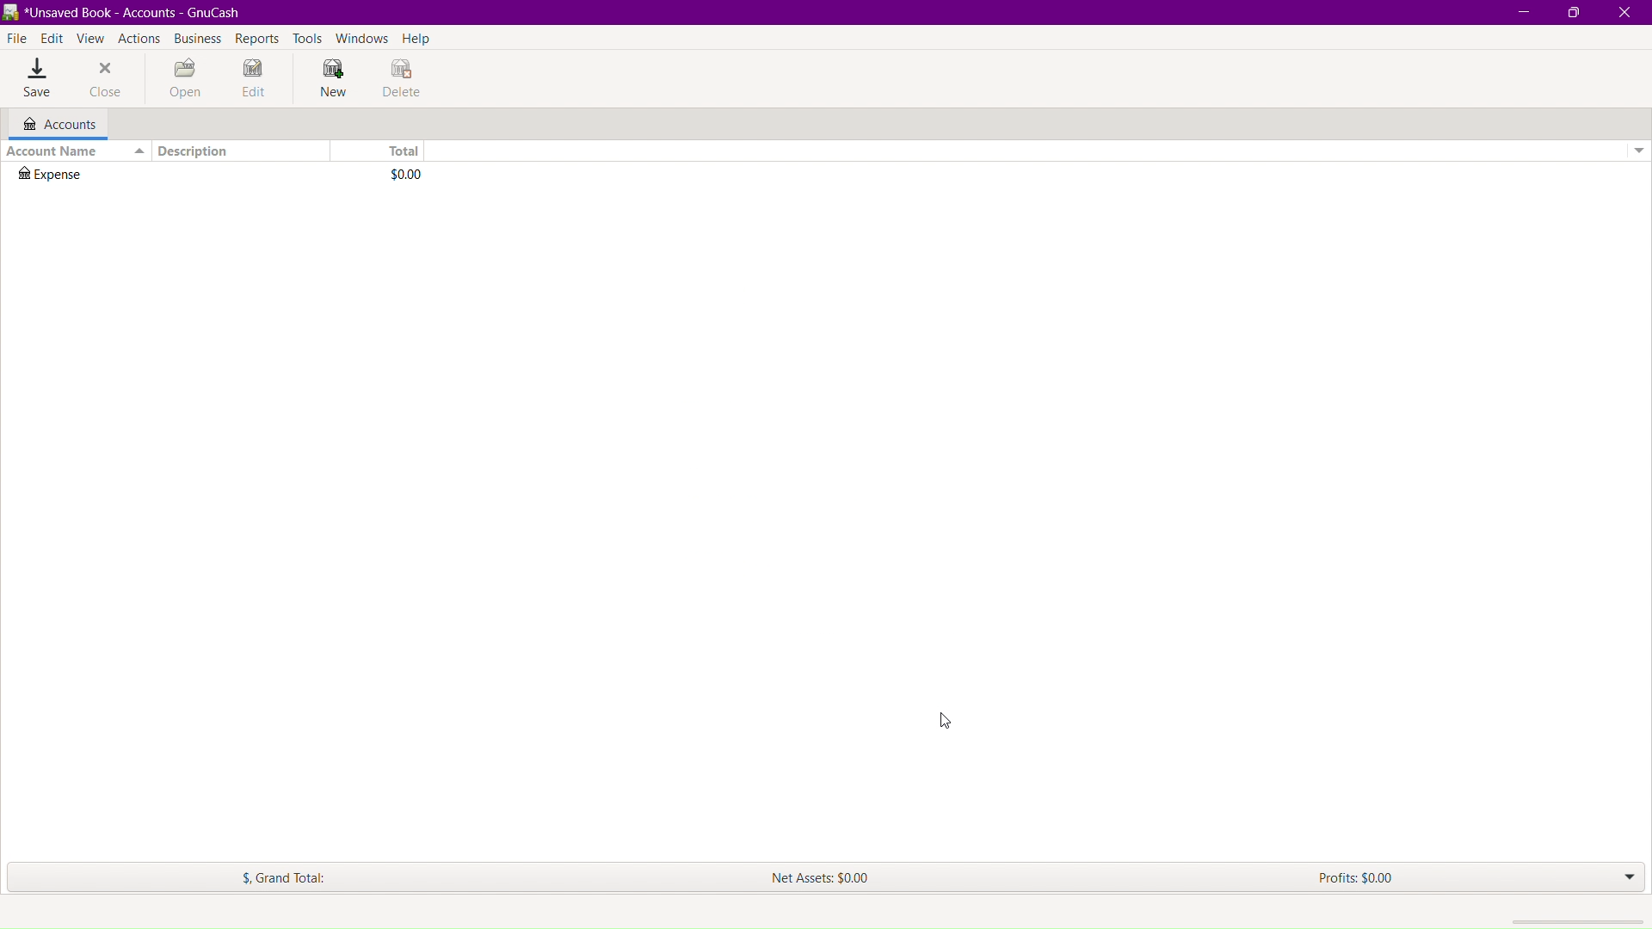 Image resolution: width=1652 pixels, height=929 pixels. Describe the element at coordinates (1573, 13) in the screenshot. I see `Maximize` at that location.